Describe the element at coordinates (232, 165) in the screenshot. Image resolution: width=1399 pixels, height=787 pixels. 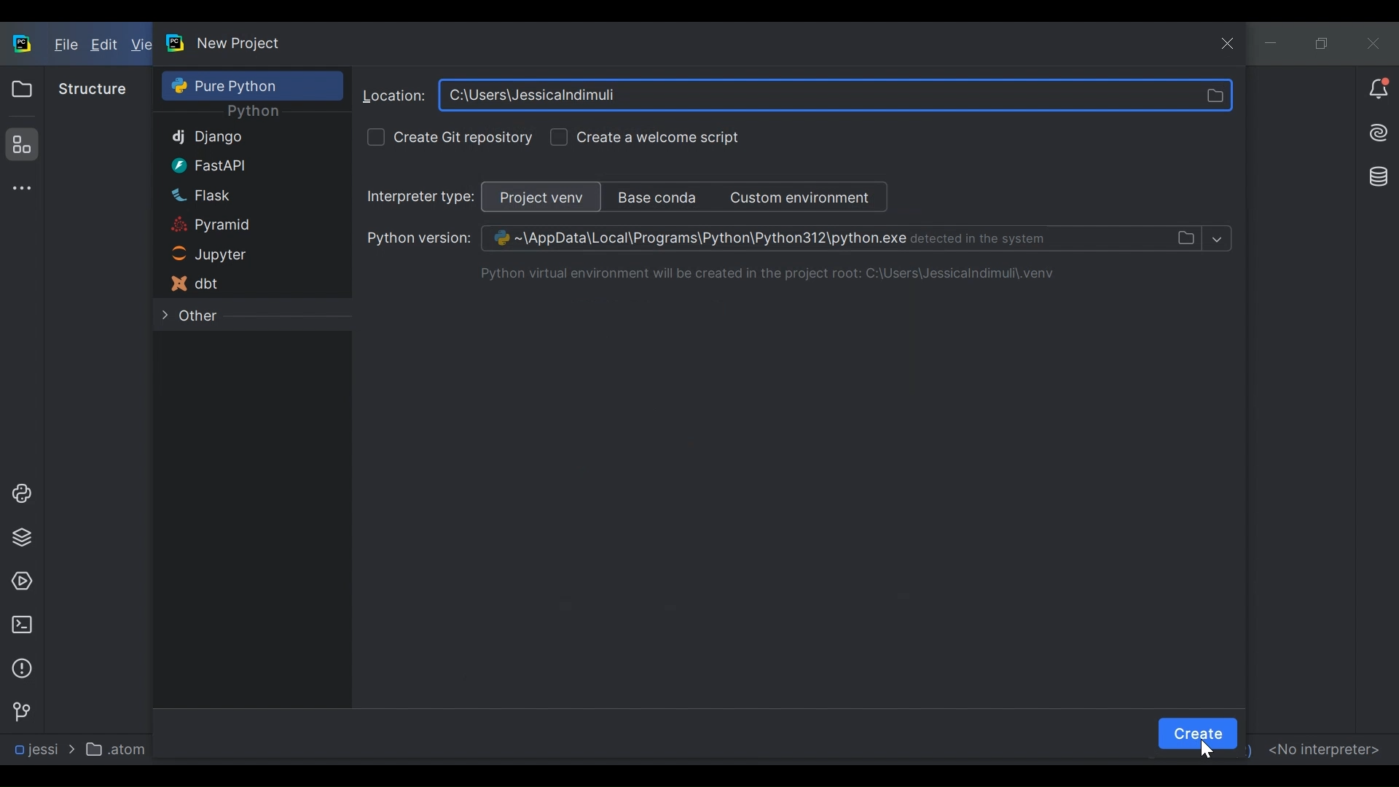
I see `FastAPI` at that location.